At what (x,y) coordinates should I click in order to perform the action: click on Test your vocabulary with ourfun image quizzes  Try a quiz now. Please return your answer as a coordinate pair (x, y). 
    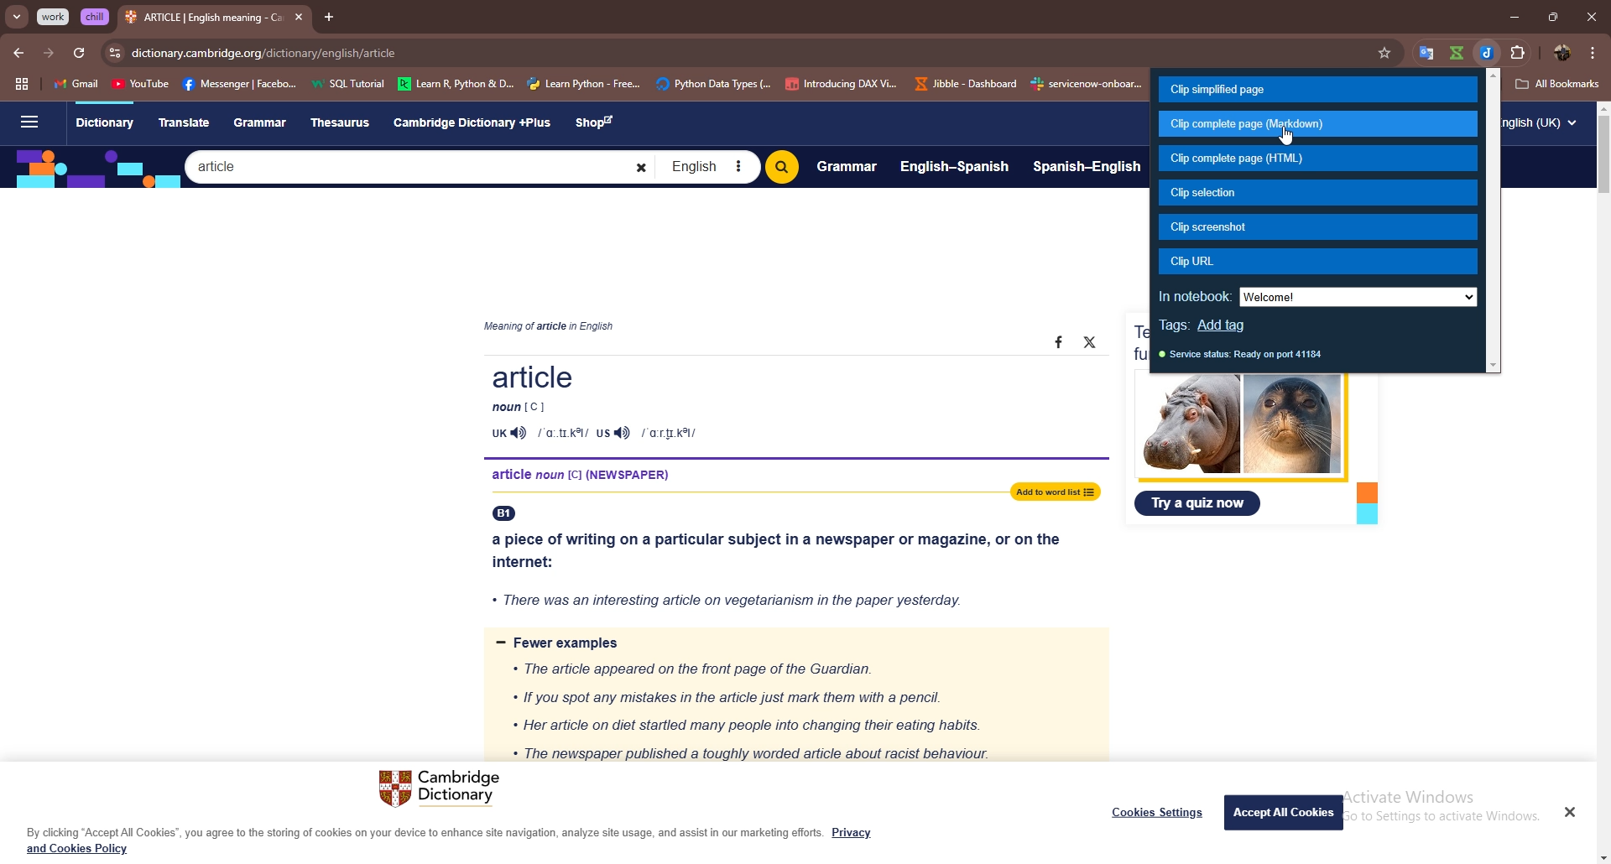
    Looking at the image, I should click on (1258, 450).